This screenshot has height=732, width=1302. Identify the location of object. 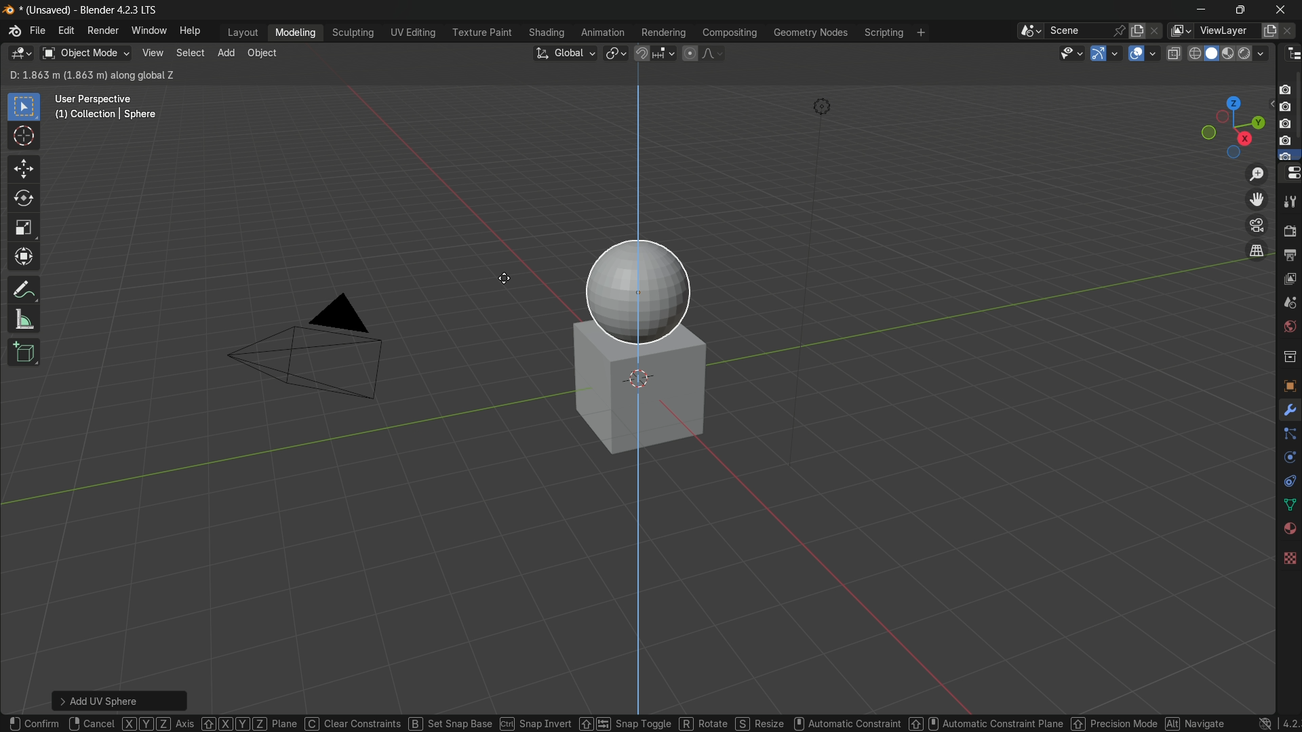
(262, 55).